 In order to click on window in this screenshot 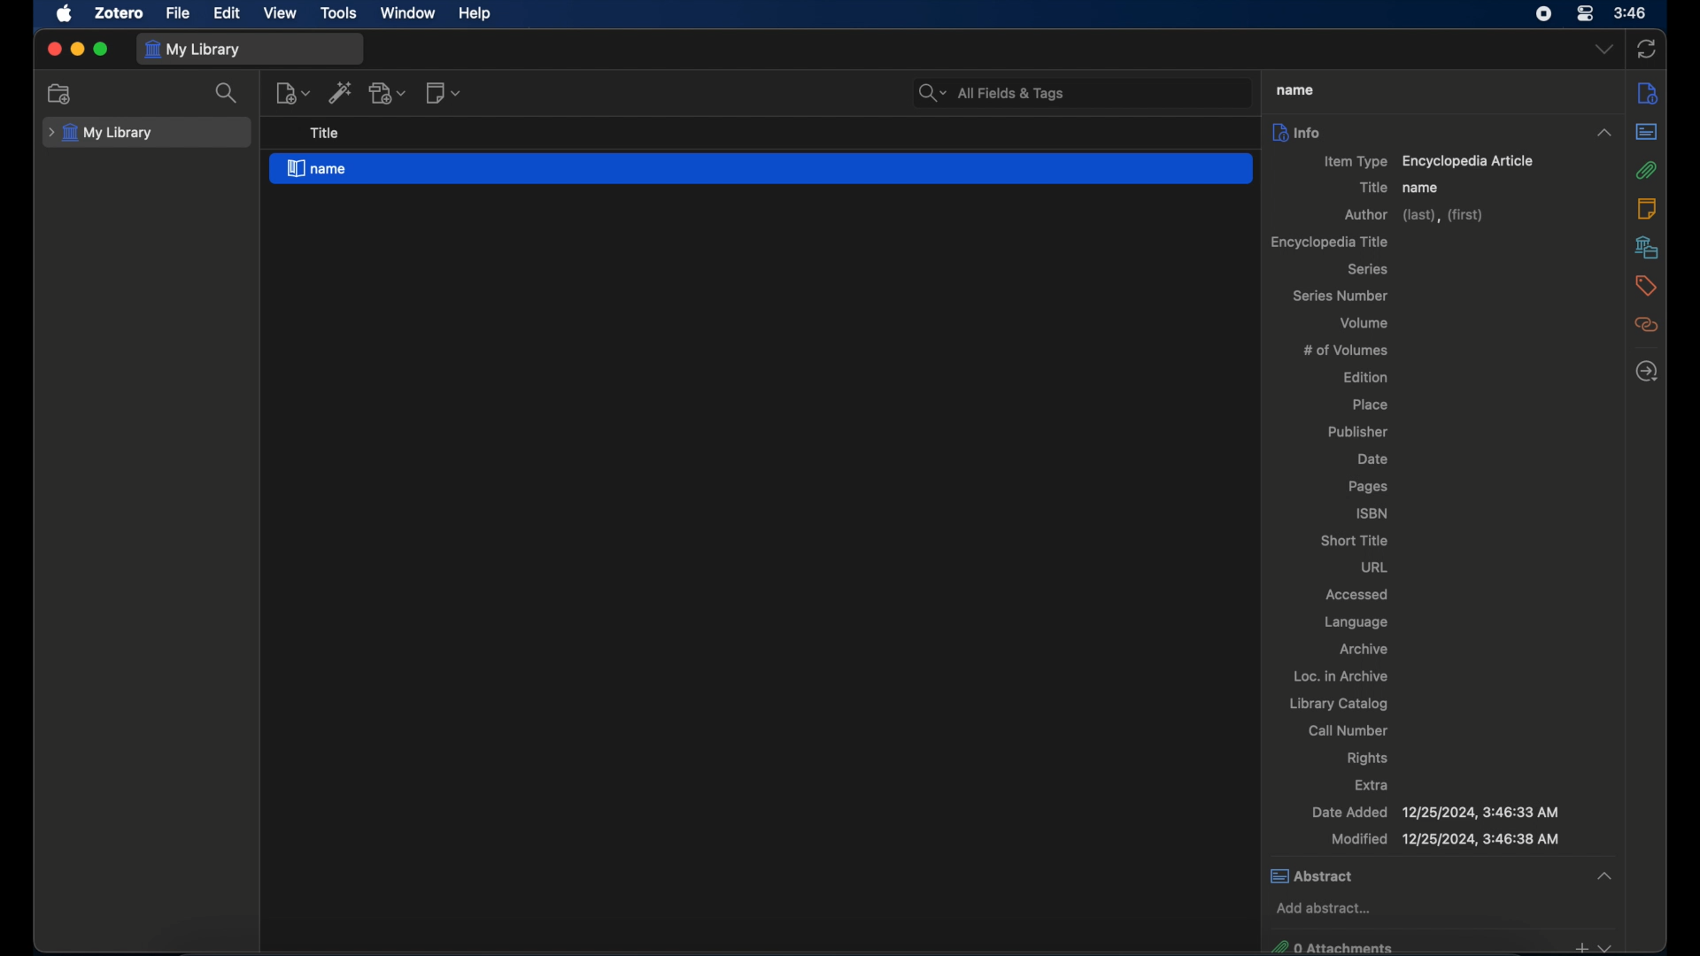, I will do `click(409, 13)`.